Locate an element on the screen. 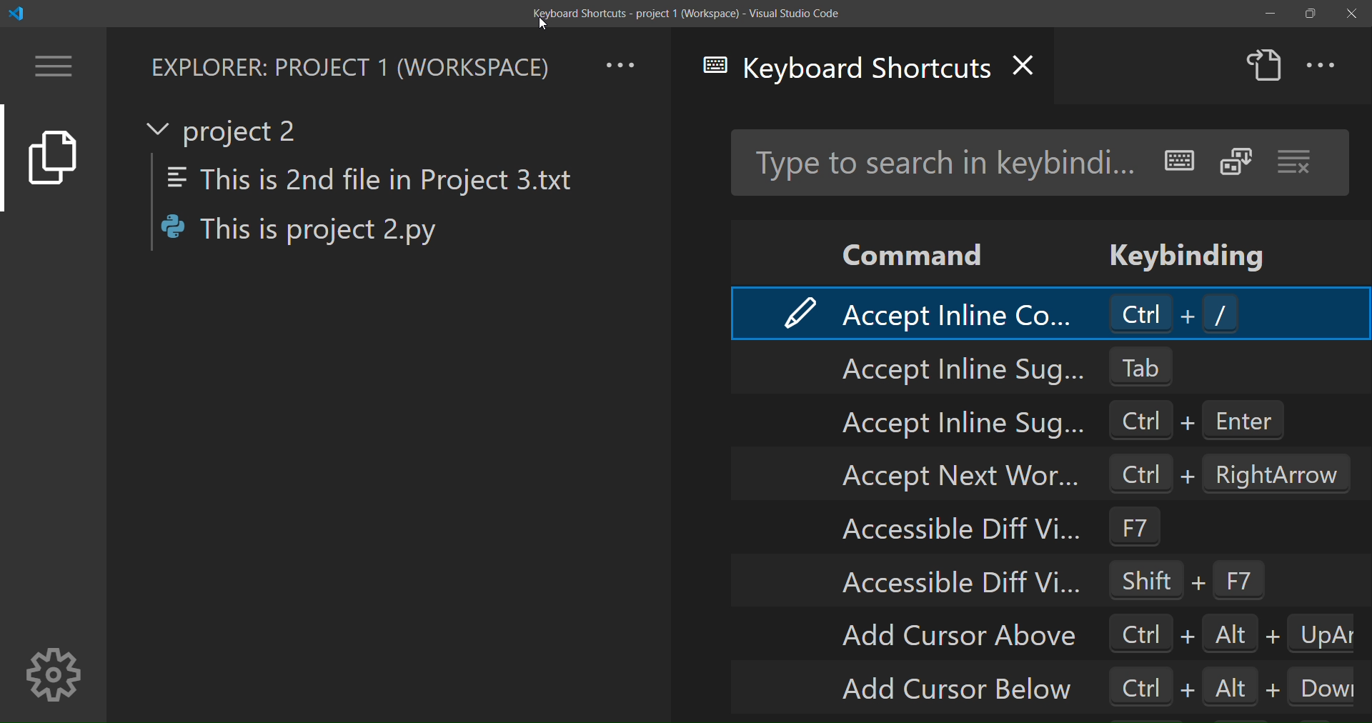 This screenshot has height=723, width=1372. ctrl + alt +down is located at coordinates (1233, 684).